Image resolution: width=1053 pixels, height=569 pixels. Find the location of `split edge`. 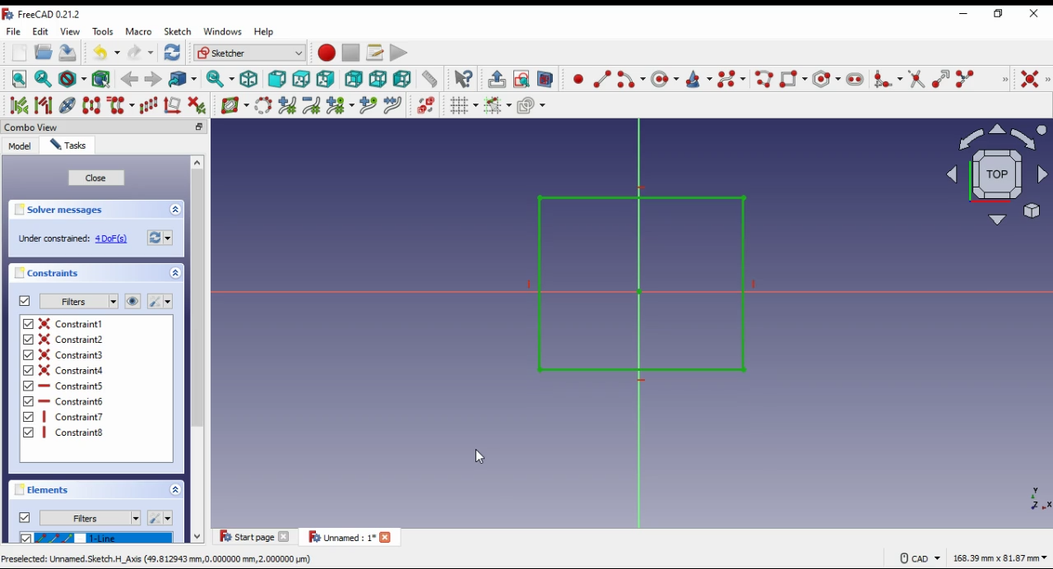

split edge is located at coordinates (966, 77).